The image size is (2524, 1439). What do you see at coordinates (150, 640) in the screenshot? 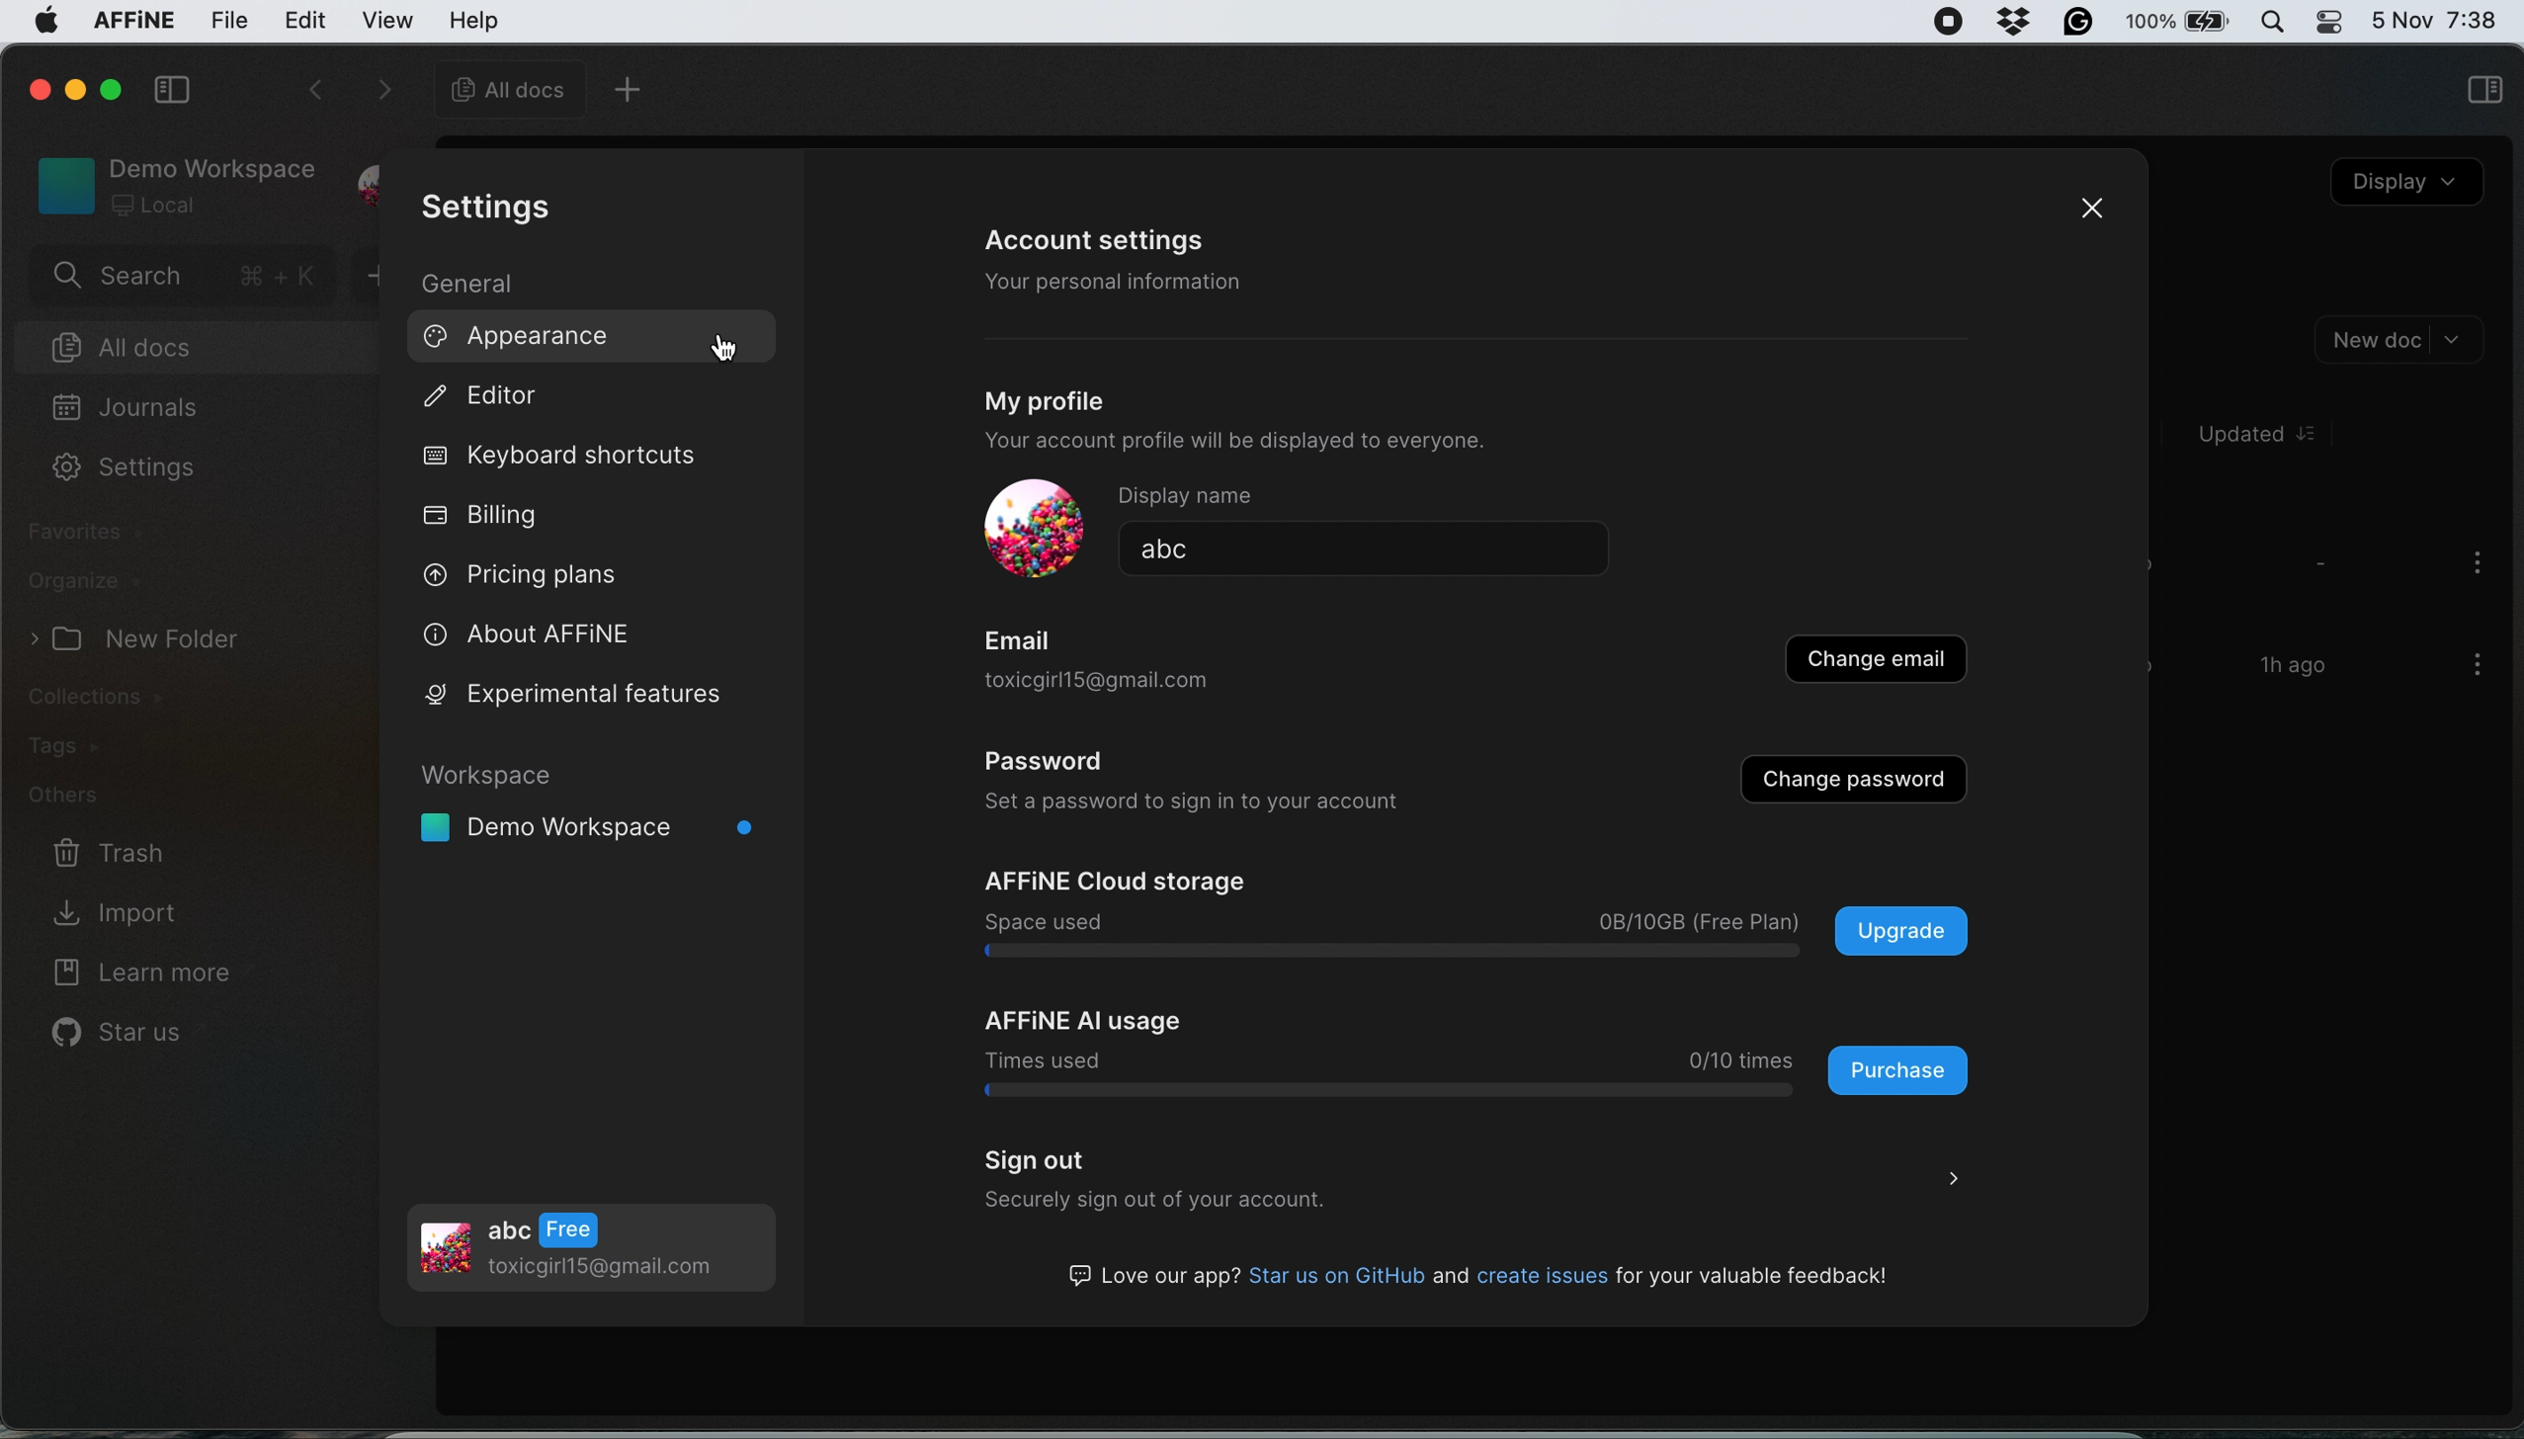
I see `> (J New Folder` at bounding box center [150, 640].